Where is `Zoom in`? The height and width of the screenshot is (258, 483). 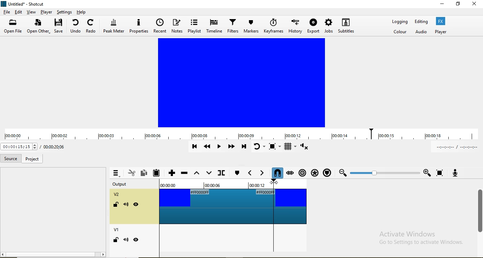
Zoom in is located at coordinates (427, 173).